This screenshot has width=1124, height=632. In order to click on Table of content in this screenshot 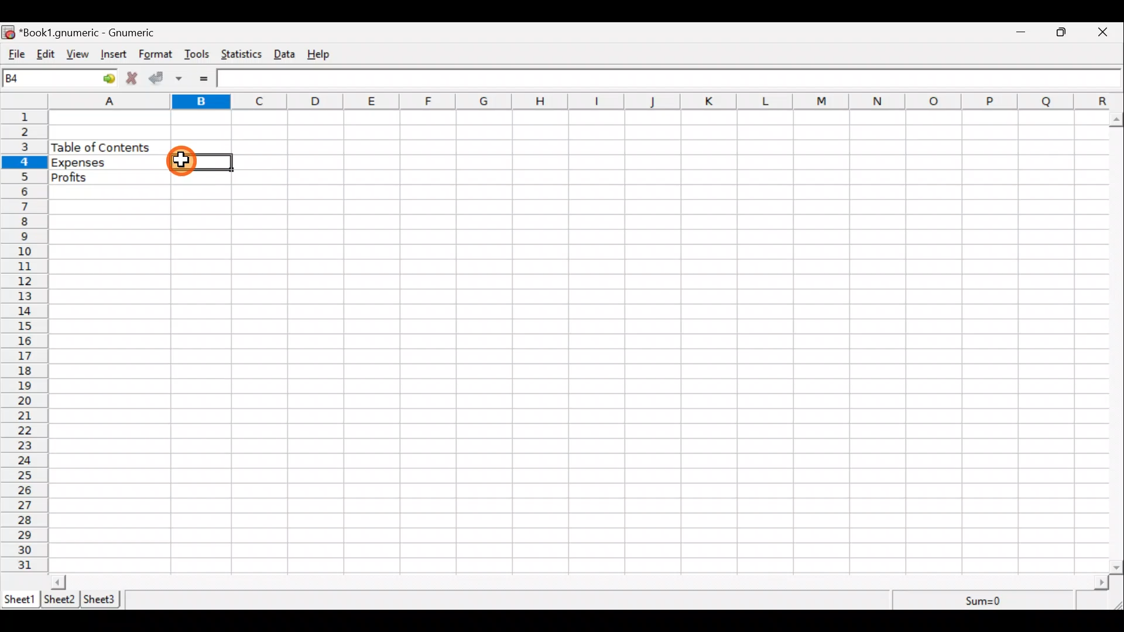, I will do `click(105, 149)`.